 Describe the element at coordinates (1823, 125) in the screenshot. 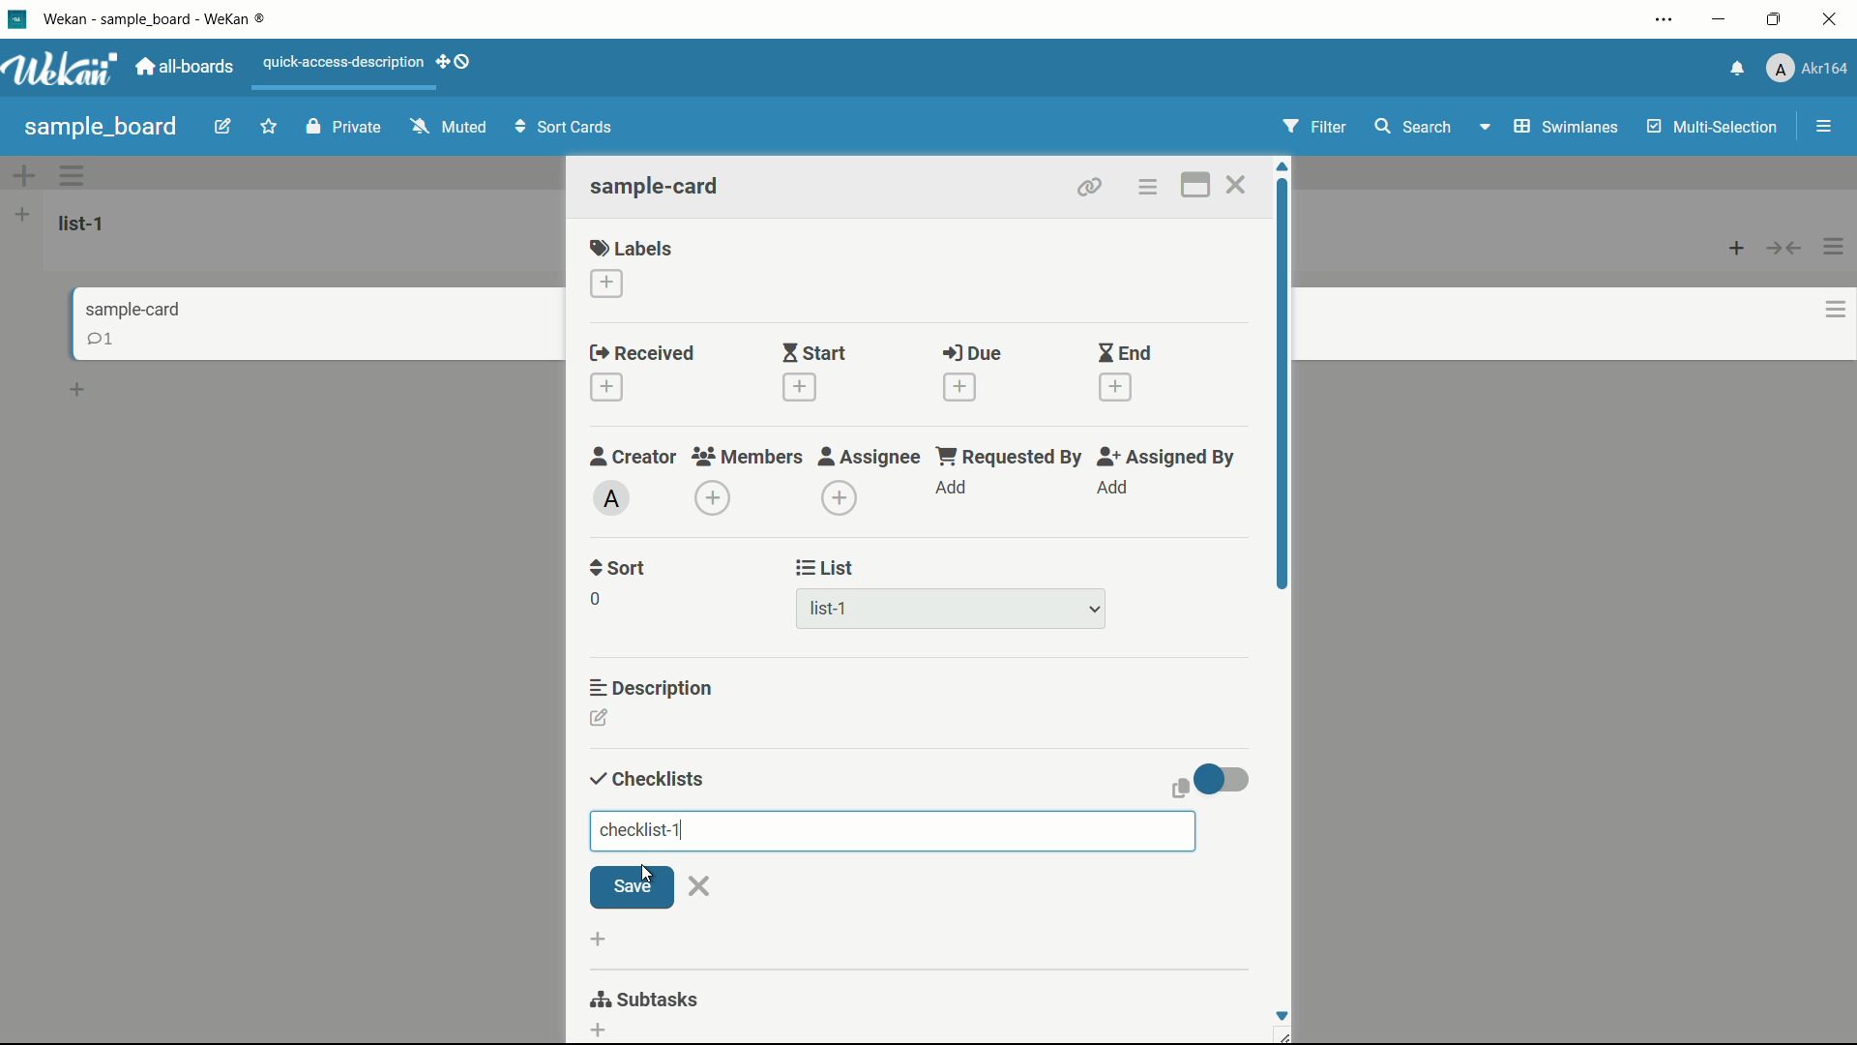

I see `menu` at that location.